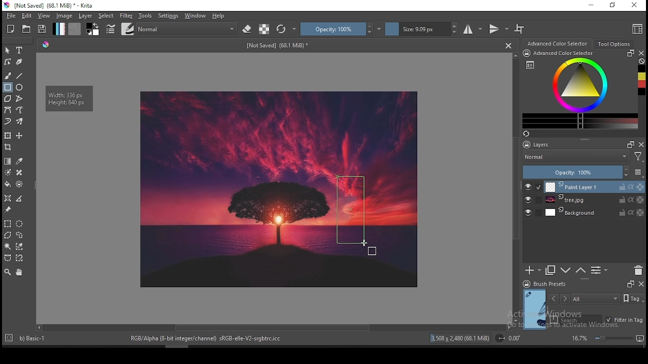  Describe the element at coordinates (27, 29) in the screenshot. I see `open` at that location.